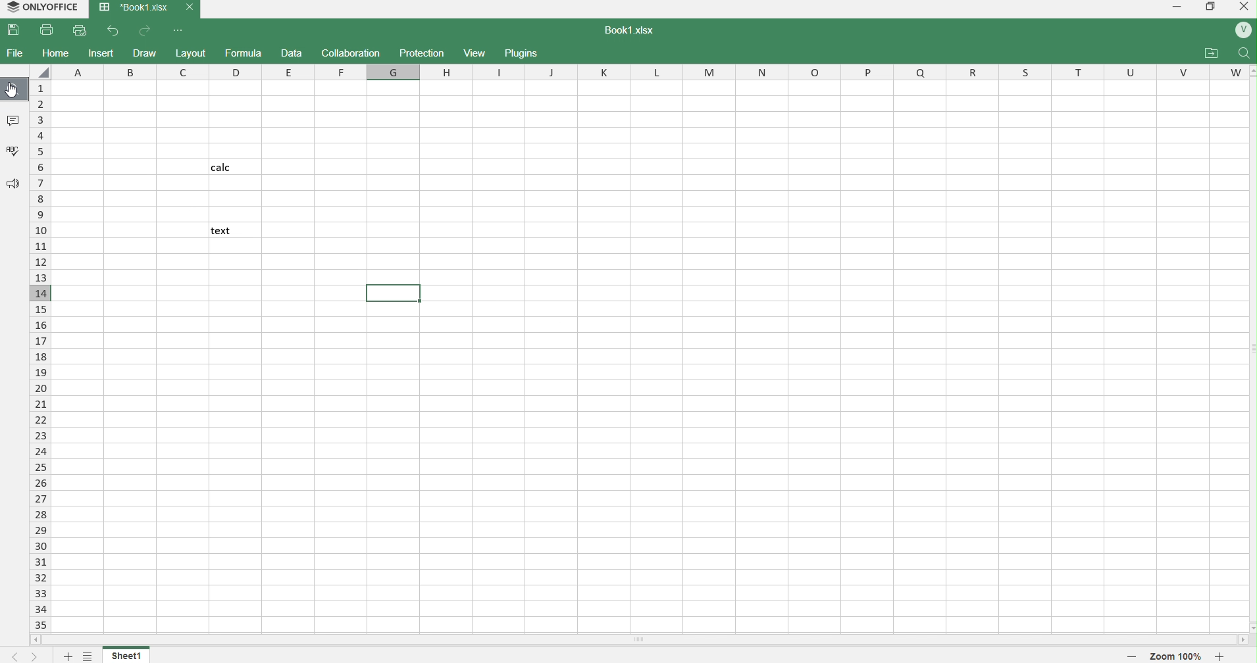  I want to click on windows, so click(1210, 8).